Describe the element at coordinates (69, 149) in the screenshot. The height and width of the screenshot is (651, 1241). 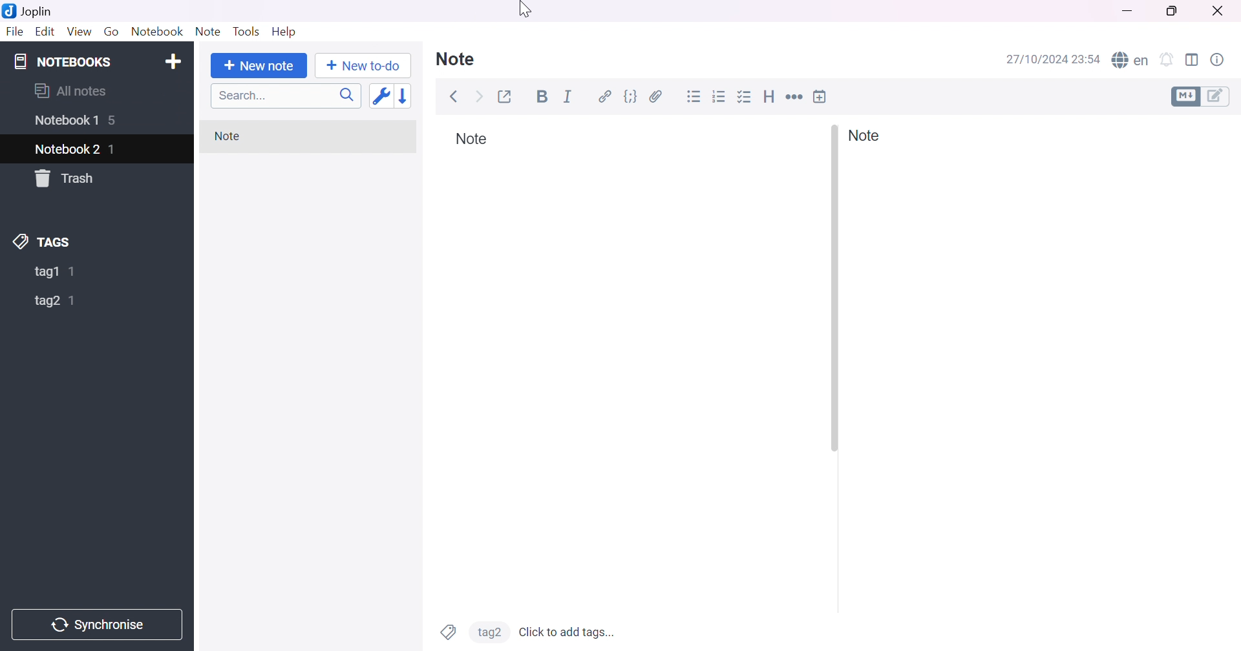
I see `Notebook2` at that location.